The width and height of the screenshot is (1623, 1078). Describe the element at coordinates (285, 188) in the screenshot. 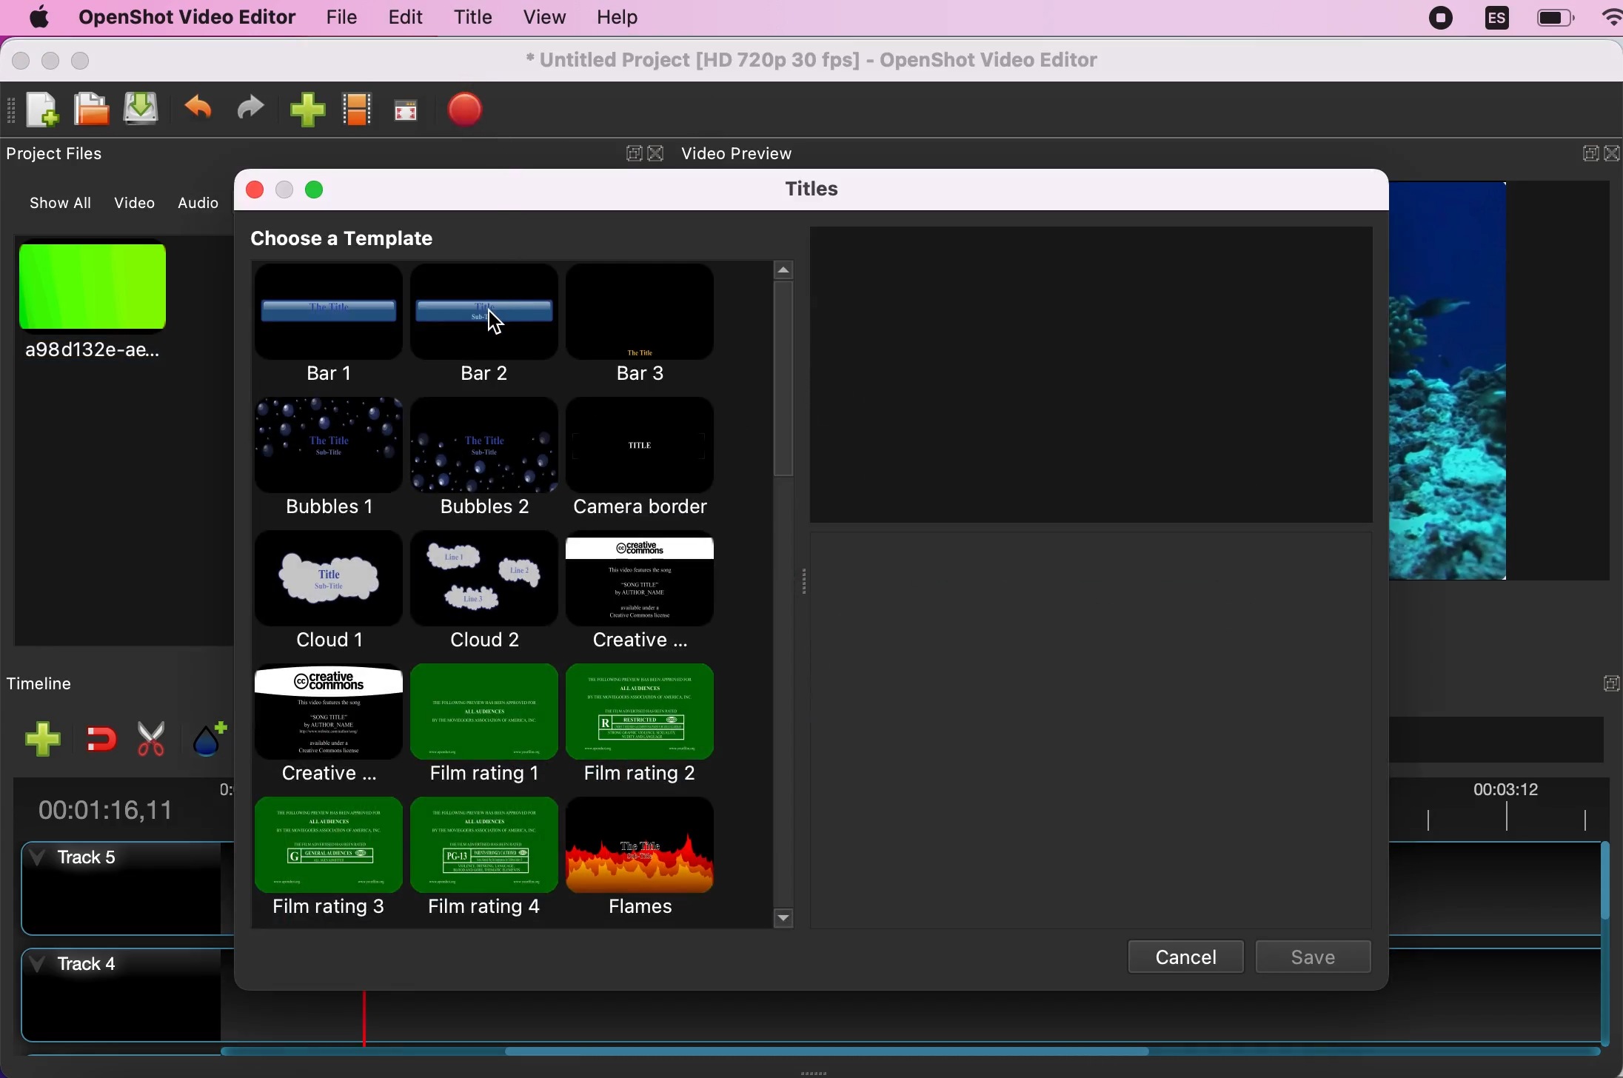

I see `minimize` at that location.